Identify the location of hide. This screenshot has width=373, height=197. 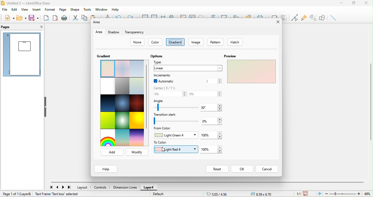
(47, 106).